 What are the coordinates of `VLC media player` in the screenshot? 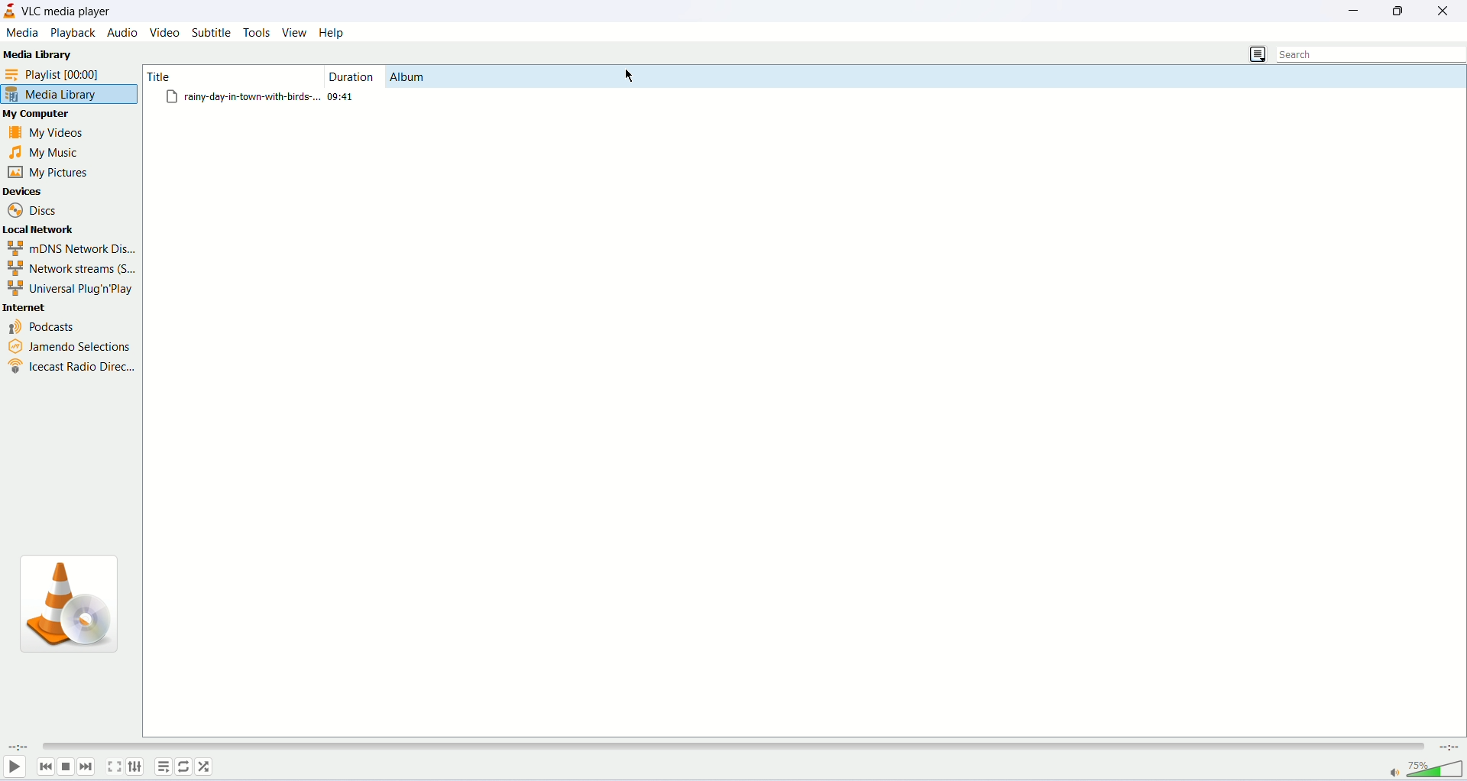 It's located at (71, 11).